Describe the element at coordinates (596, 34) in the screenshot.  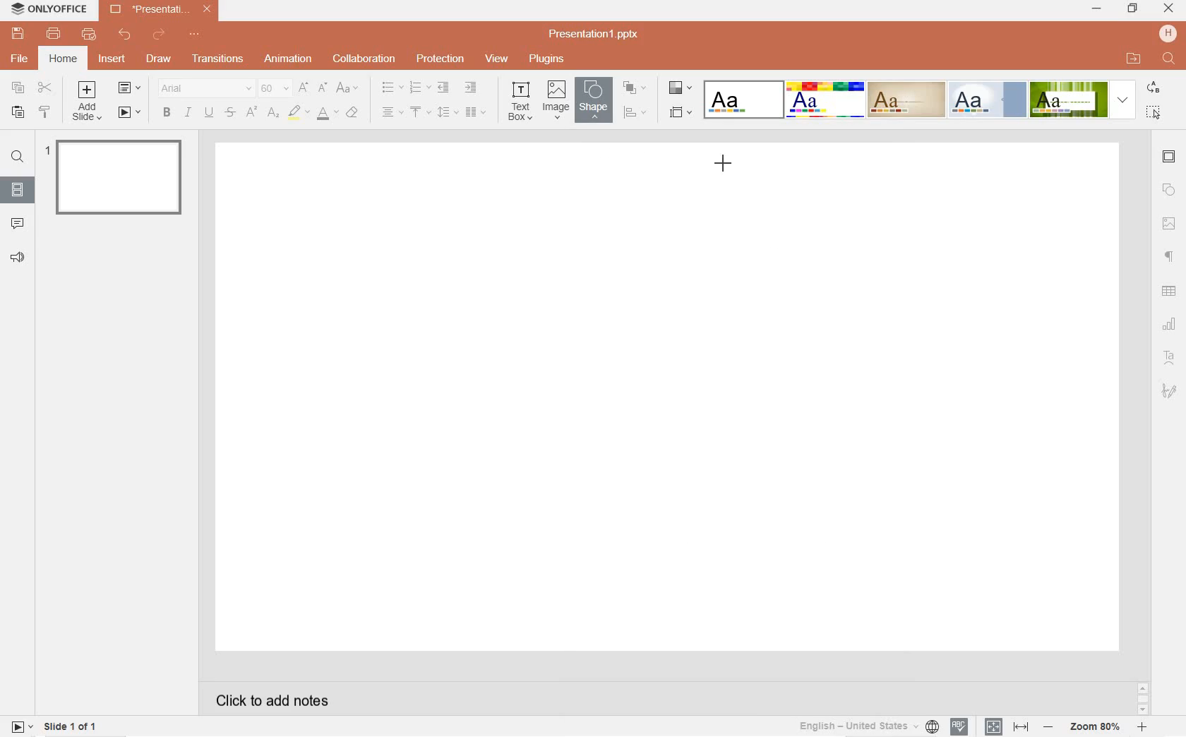
I see `Presentation1.pptx` at that location.